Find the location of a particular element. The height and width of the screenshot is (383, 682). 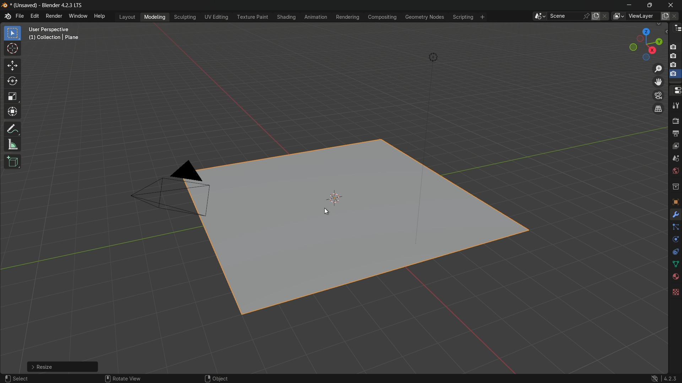

move view is located at coordinates (659, 82).